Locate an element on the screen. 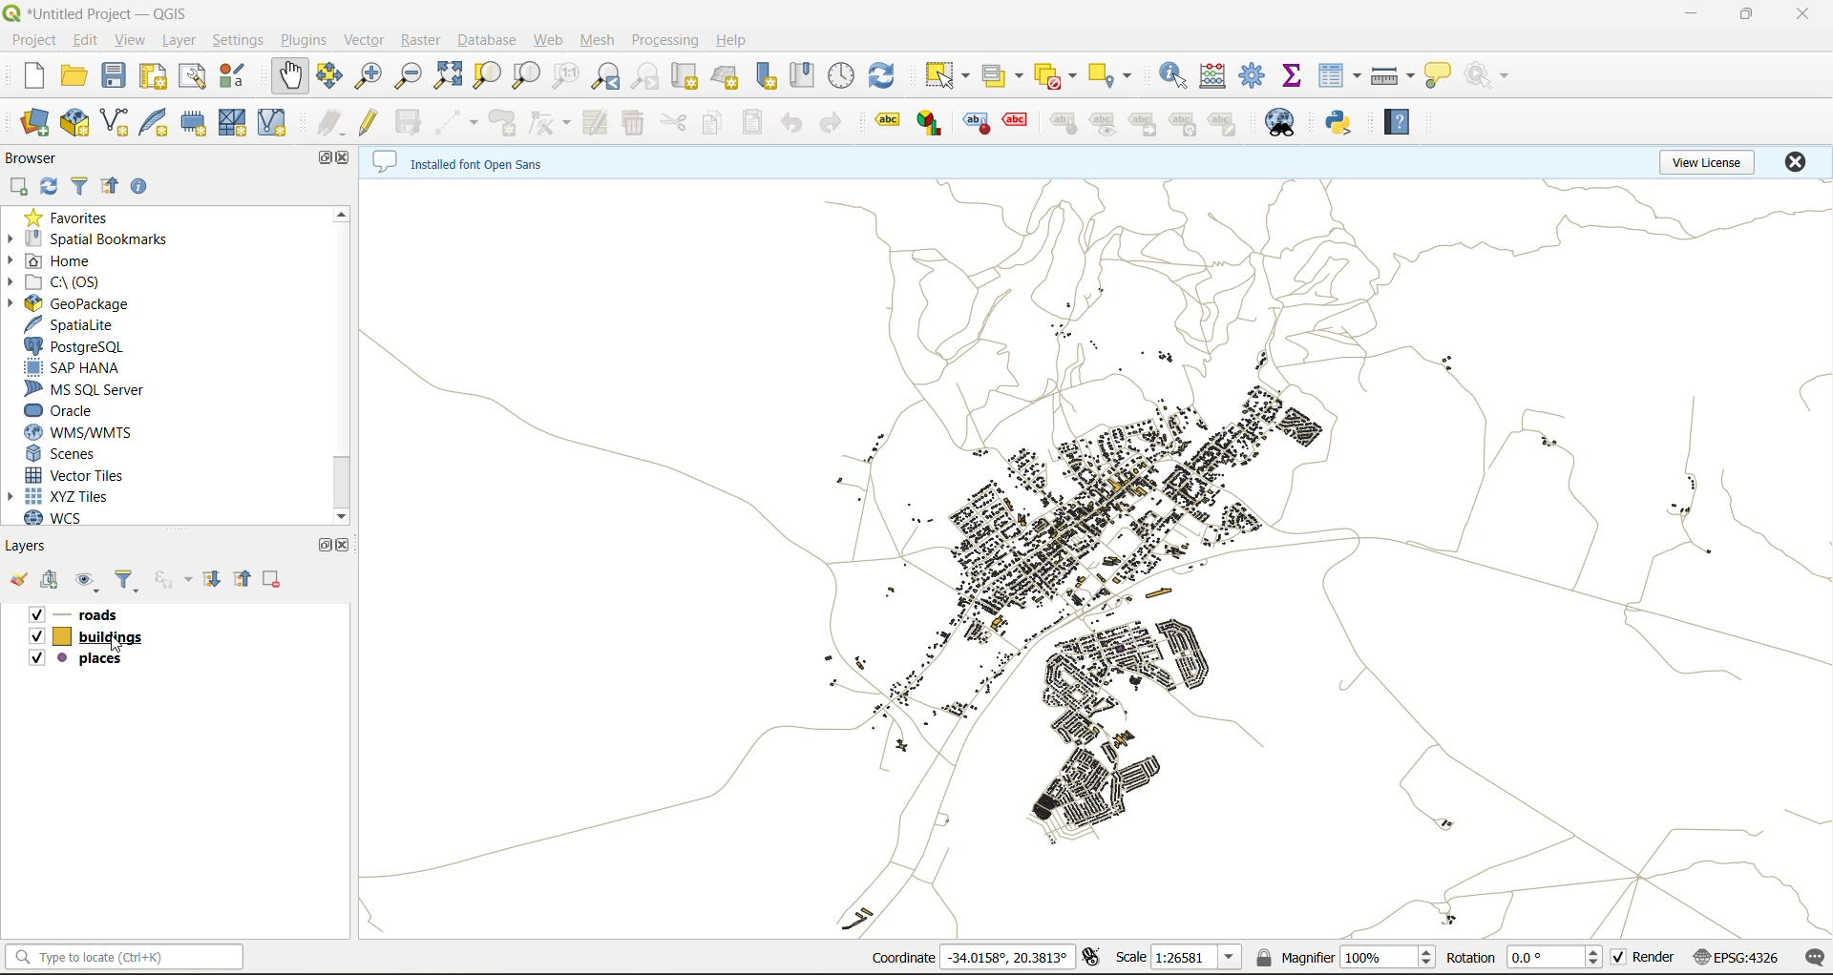  new spatialite is located at coordinates (161, 123).